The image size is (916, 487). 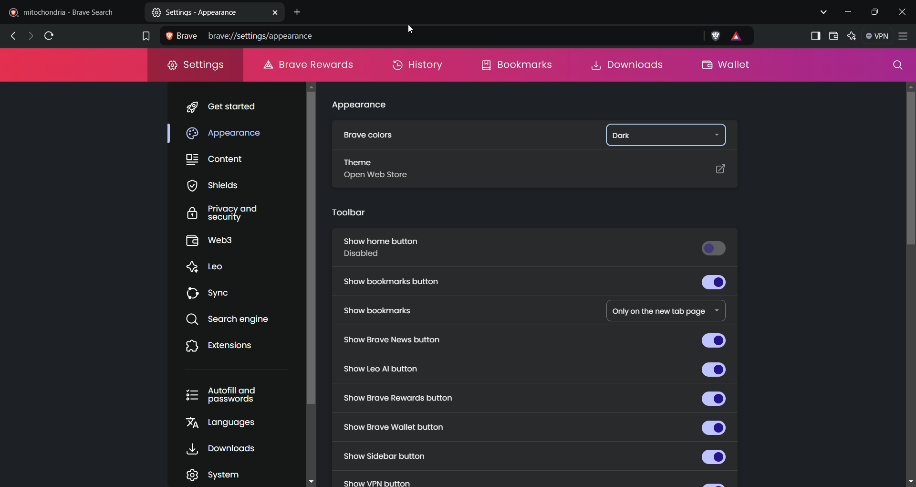 What do you see at coordinates (833, 36) in the screenshot?
I see `wallet` at bounding box center [833, 36].